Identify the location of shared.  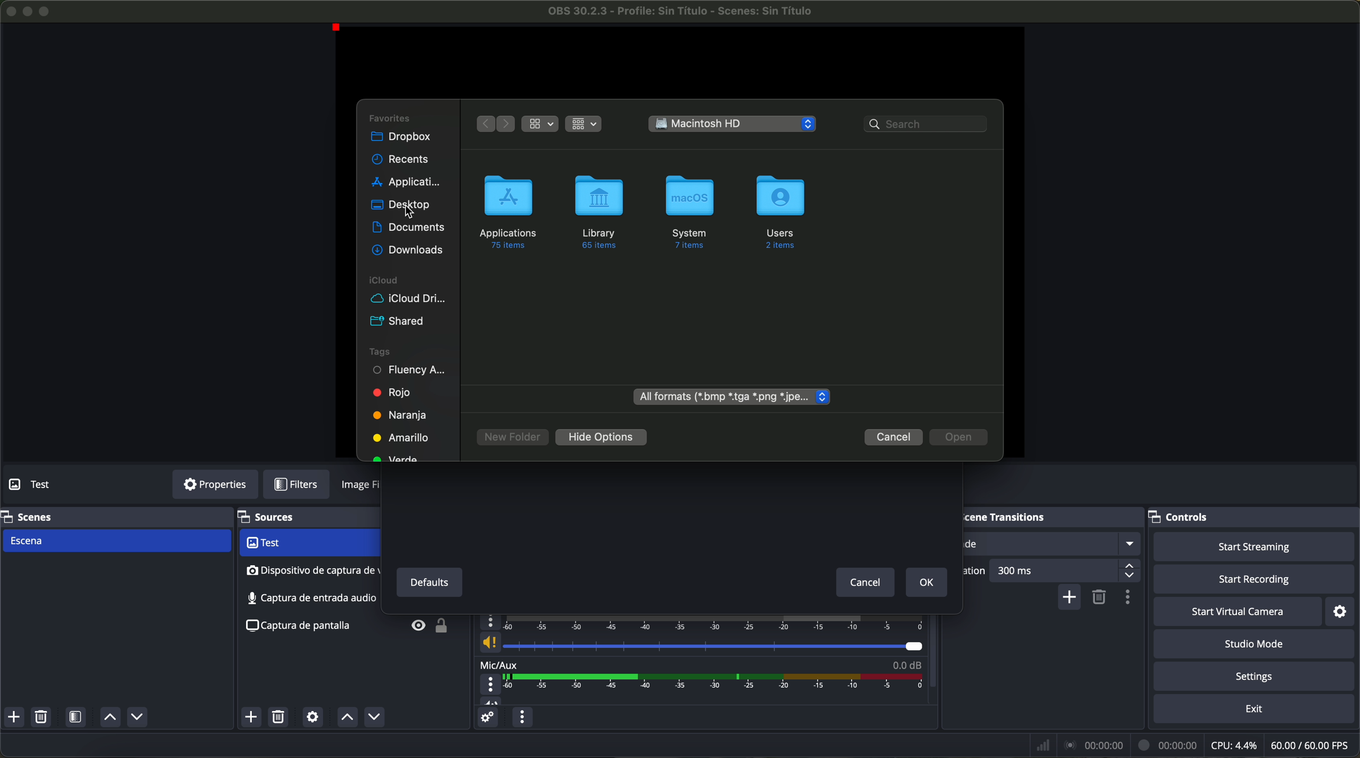
(395, 321).